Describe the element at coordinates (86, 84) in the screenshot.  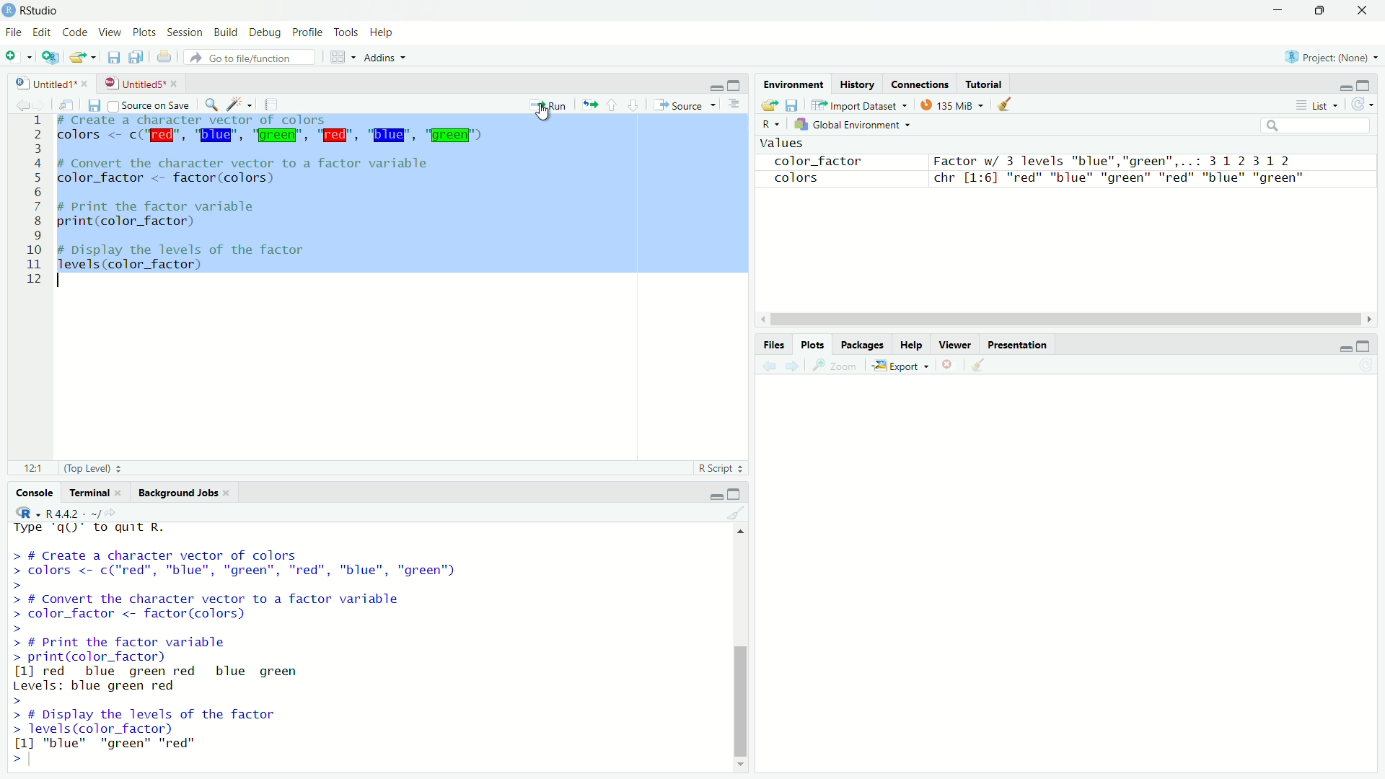
I see `close` at that location.